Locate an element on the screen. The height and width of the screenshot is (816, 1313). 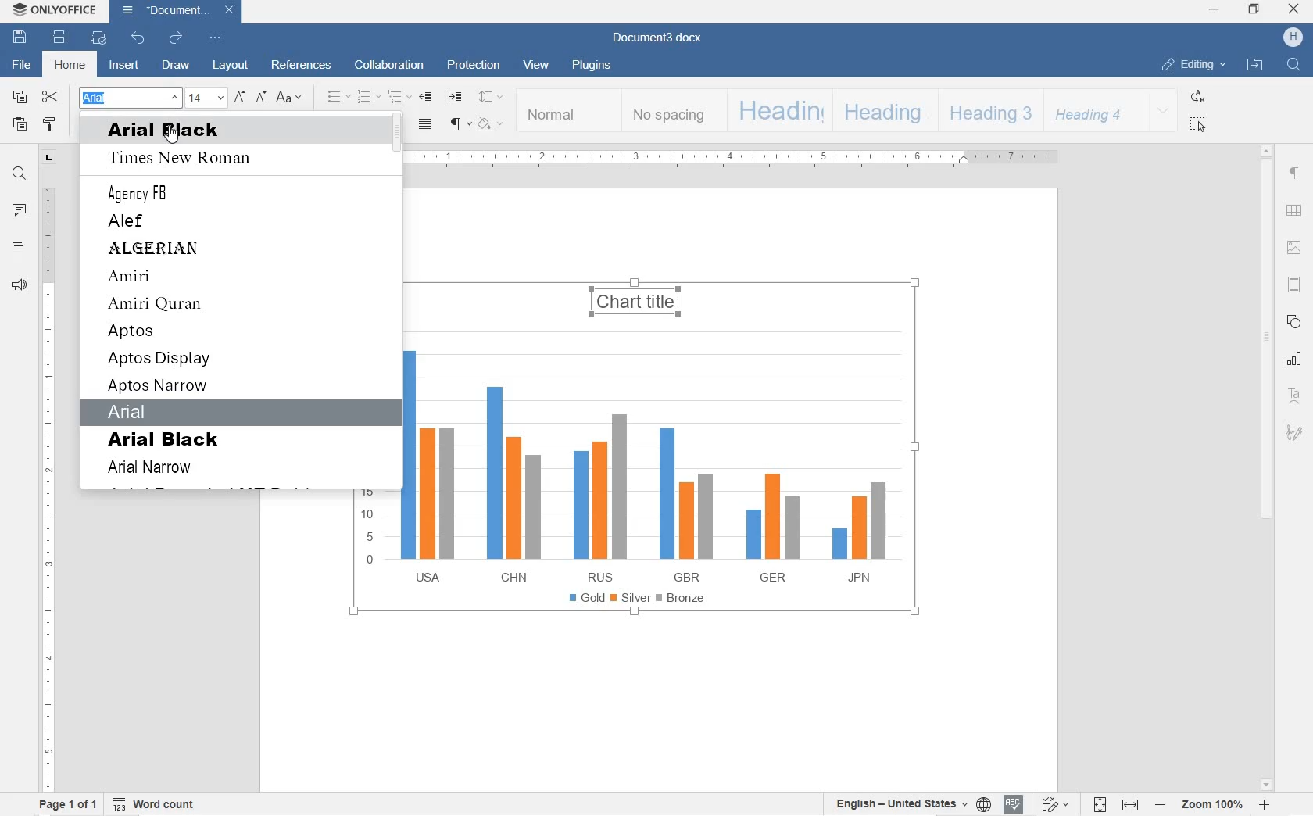
SET TEXT OR DOCUMENT LANGUAGE is located at coordinates (909, 803).